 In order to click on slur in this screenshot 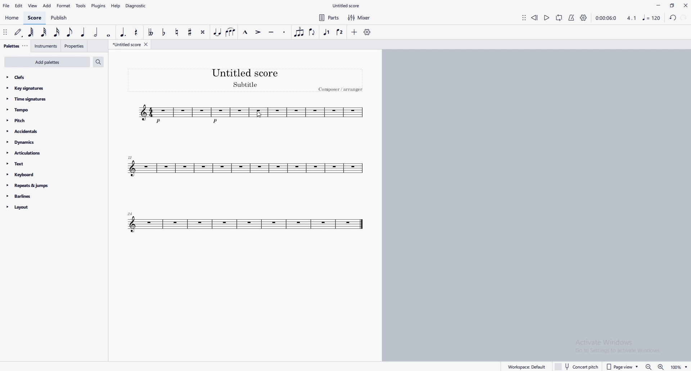, I will do `click(230, 32)`.